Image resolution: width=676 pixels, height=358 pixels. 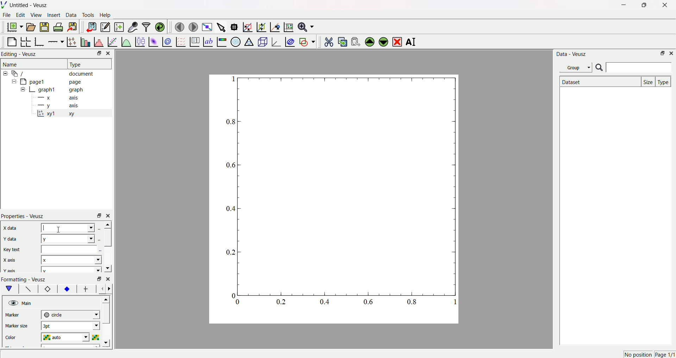 I want to click on no position, so click(x=637, y=354).